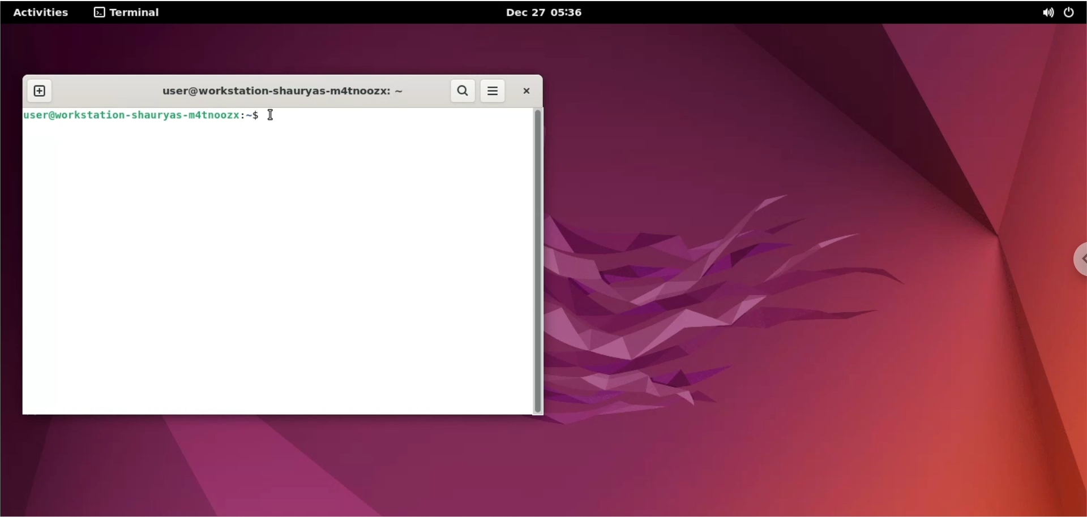 The height and width of the screenshot is (517, 1087). What do you see at coordinates (127, 12) in the screenshot?
I see `Terminal` at bounding box center [127, 12].